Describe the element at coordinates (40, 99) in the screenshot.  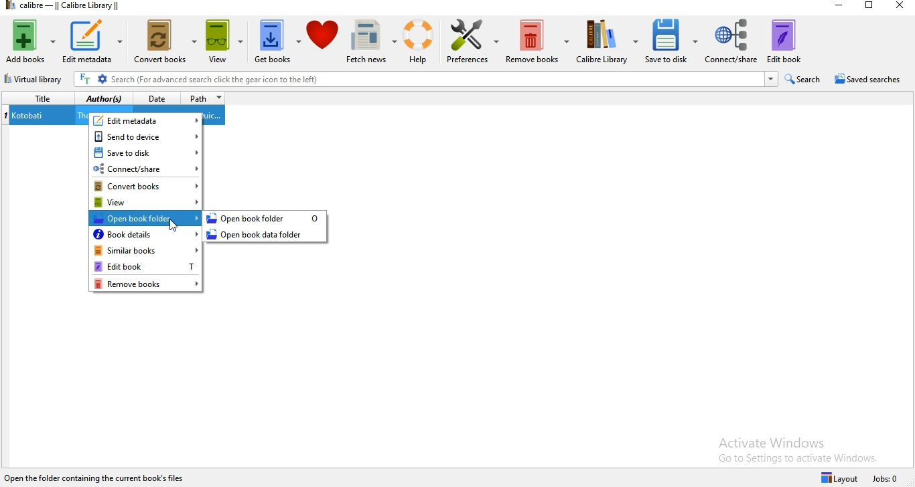
I see `title` at that location.